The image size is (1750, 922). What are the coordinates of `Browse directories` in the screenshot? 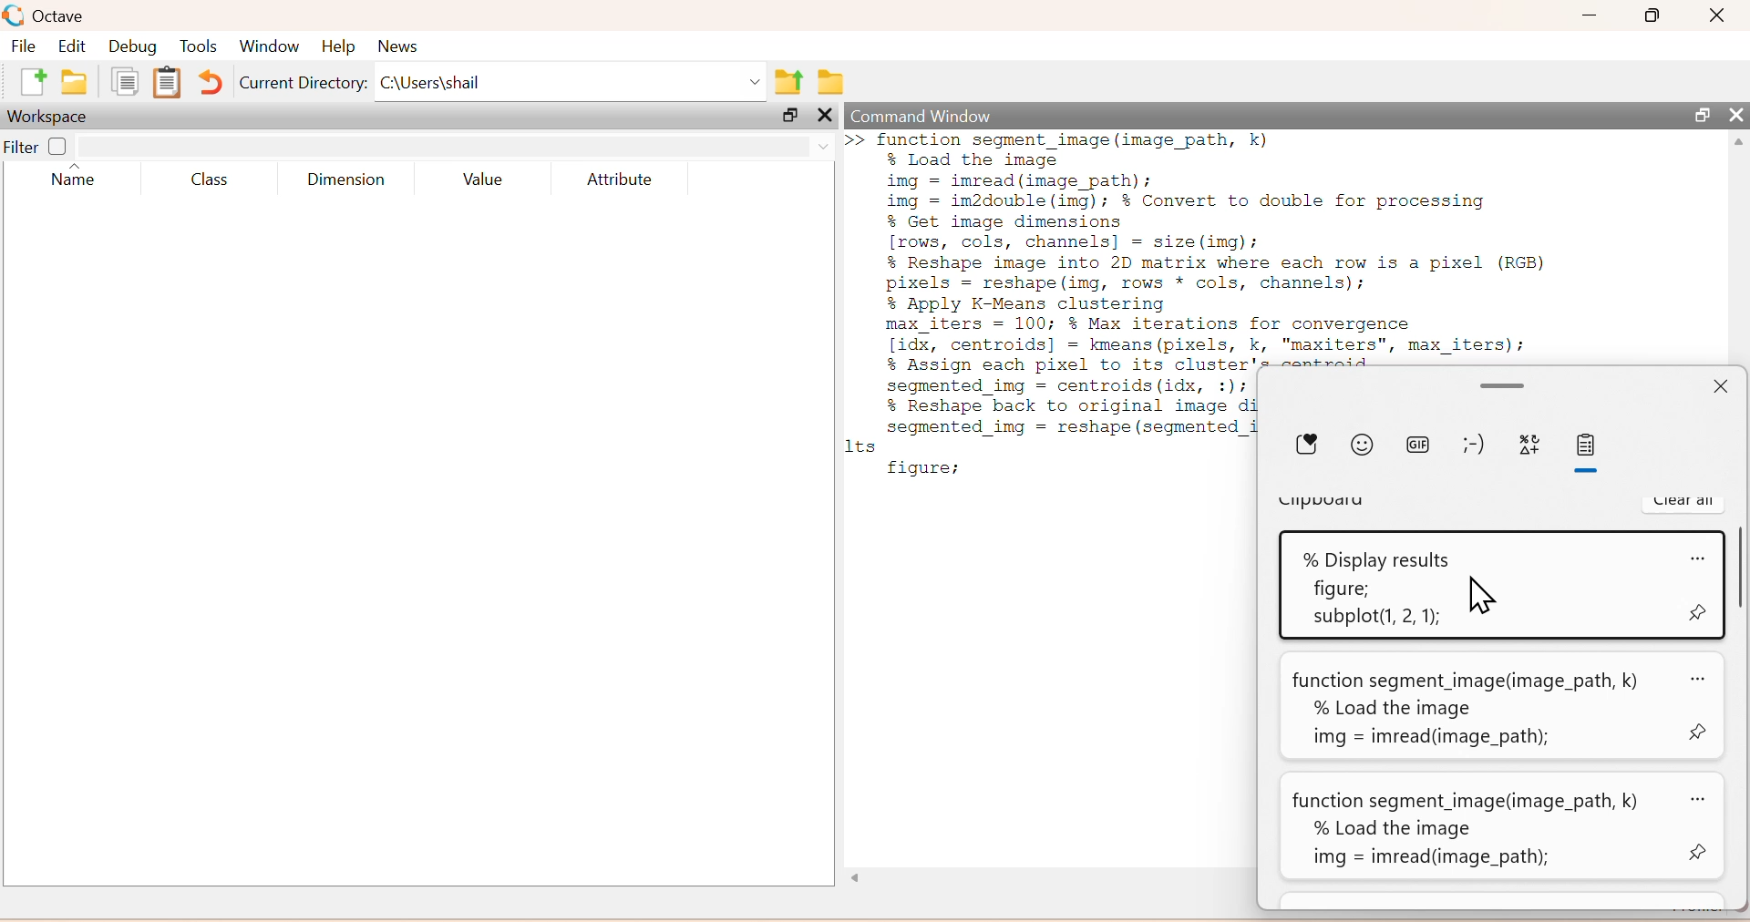 It's located at (830, 84).